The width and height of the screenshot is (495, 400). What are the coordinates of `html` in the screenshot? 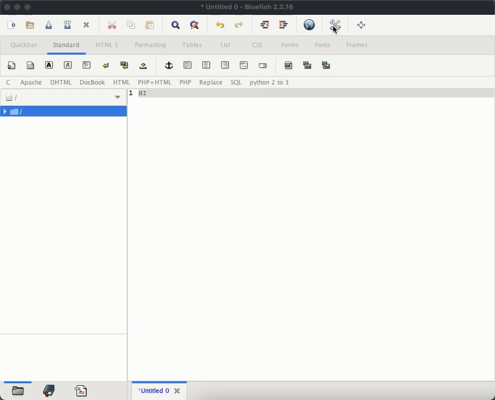 It's located at (61, 82).